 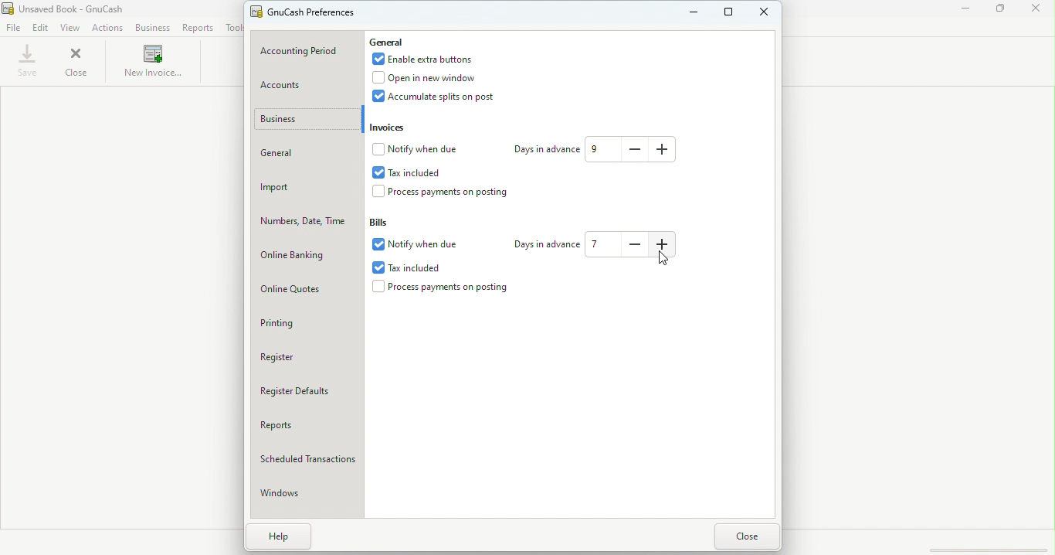 I want to click on Bills, so click(x=385, y=223).